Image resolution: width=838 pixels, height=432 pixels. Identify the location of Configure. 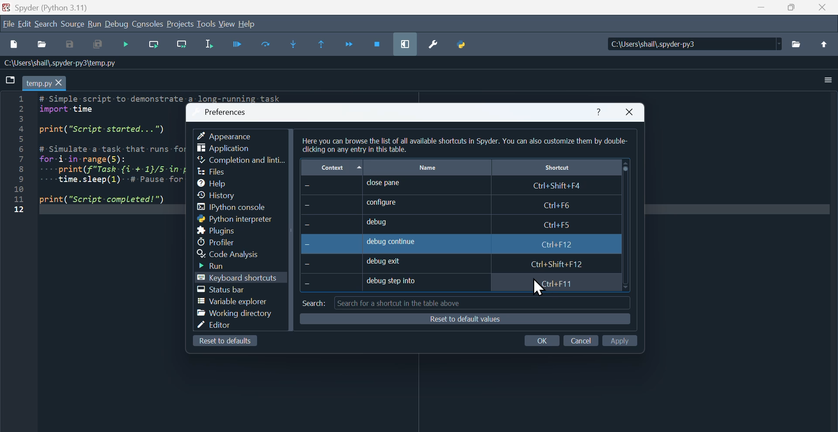
(451, 205).